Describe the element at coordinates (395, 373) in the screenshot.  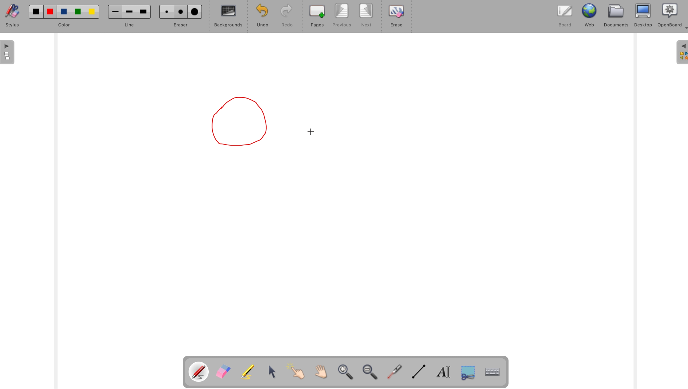
I see `visual laser pointer` at that location.